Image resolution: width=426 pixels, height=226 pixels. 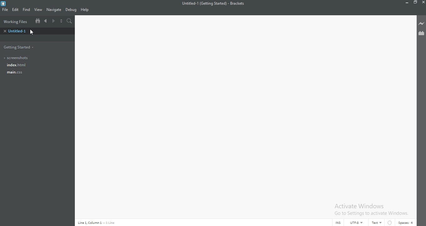 What do you see at coordinates (14, 73) in the screenshot?
I see `main.css` at bounding box center [14, 73].